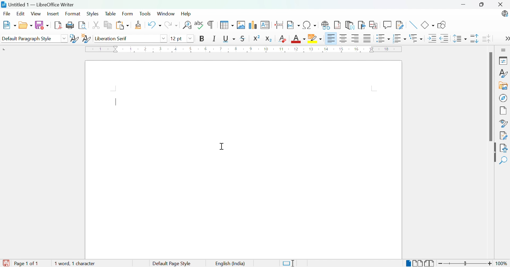 This screenshot has width=510, height=267. I want to click on Decrease indent, so click(445, 39).